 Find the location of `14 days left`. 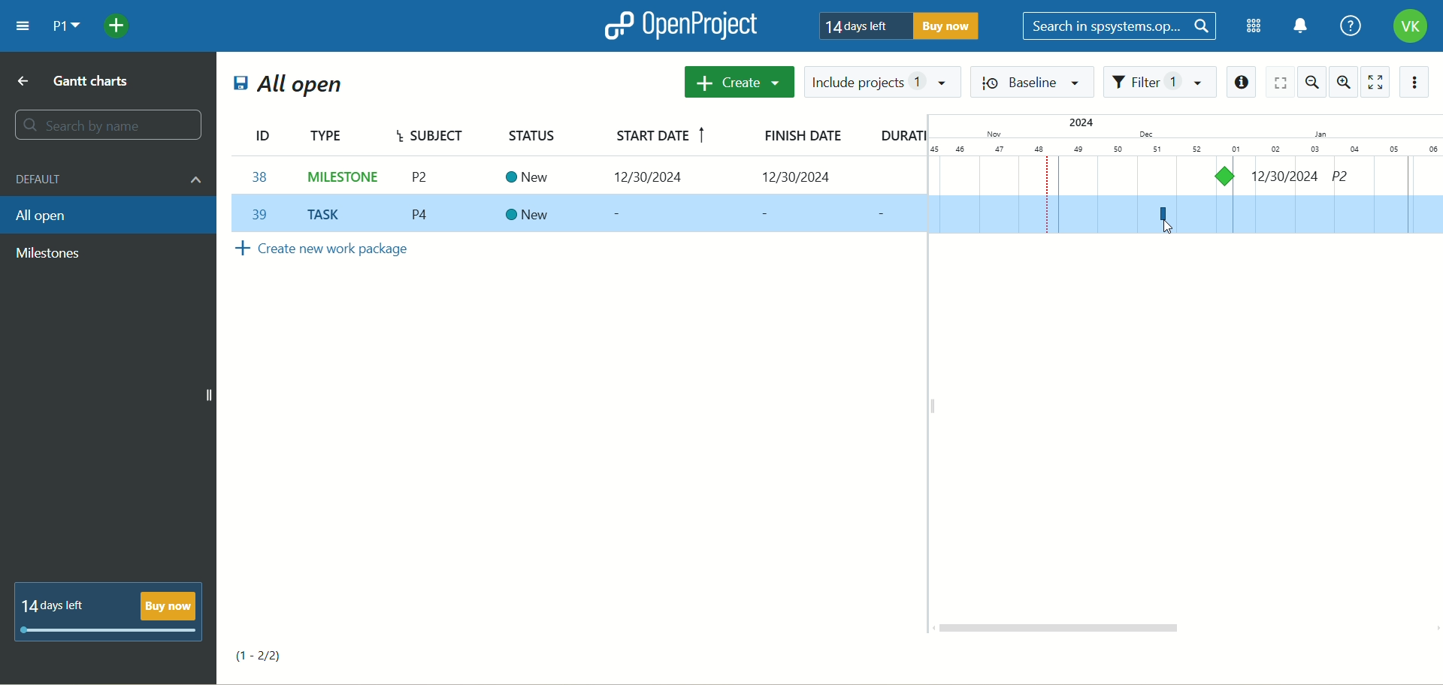

14 days left is located at coordinates (863, 27).